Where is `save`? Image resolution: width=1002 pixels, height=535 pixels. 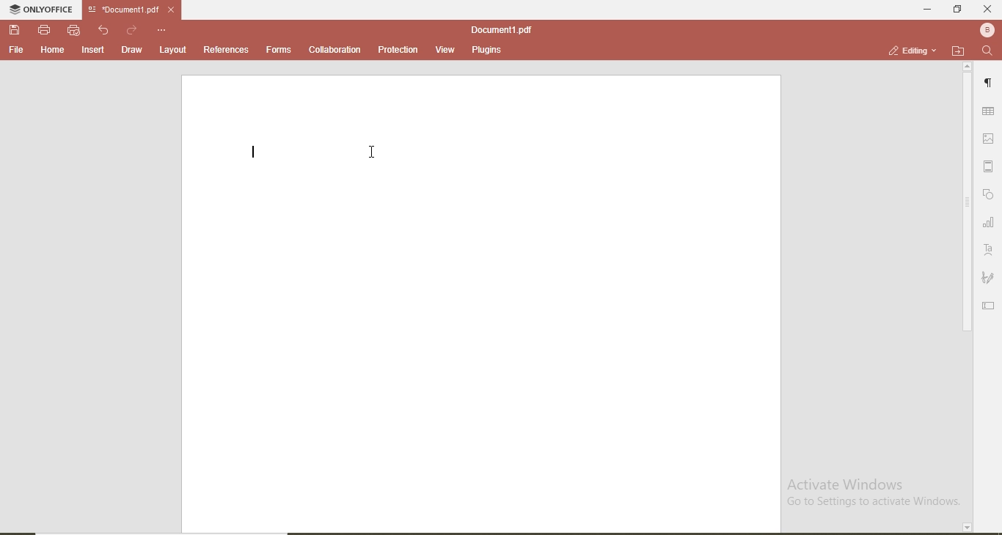 save is located at coordinates (12, 29).